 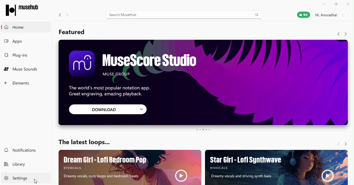 What do you see at coordinates (345, 34) in the screenshot?
I see `Navigate forward` at bounding box center [345, 34].